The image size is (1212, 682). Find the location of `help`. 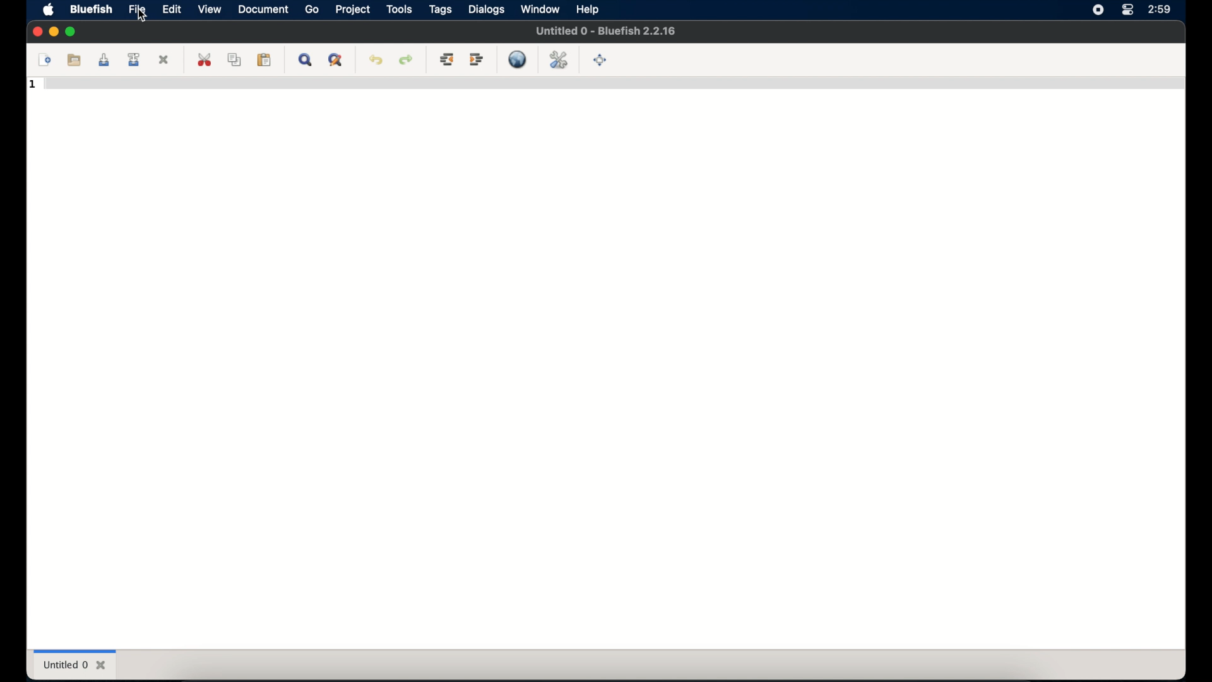

help is located at coordinates (588, 9).